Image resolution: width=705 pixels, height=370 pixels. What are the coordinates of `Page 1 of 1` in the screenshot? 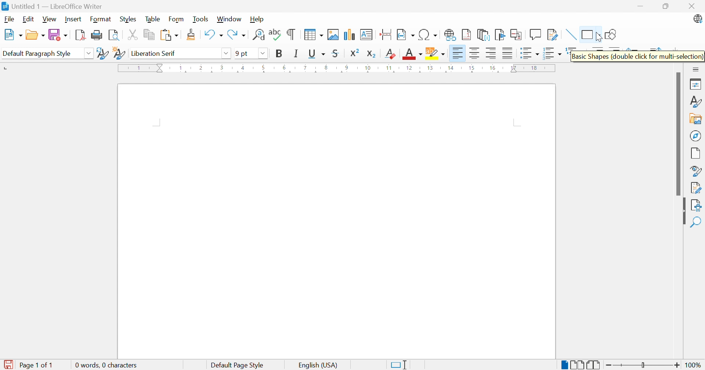 It's located at (39, 365).